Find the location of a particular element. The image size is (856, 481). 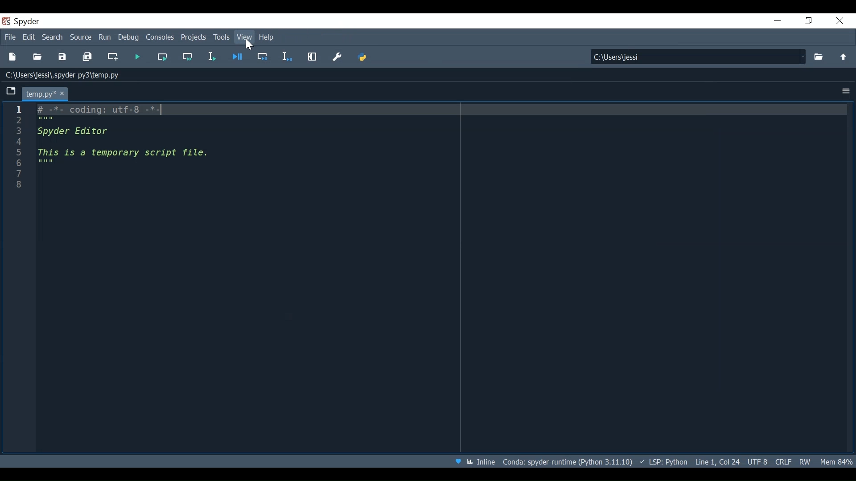

Create new cell at the current line is located at coordinates (114, 58).